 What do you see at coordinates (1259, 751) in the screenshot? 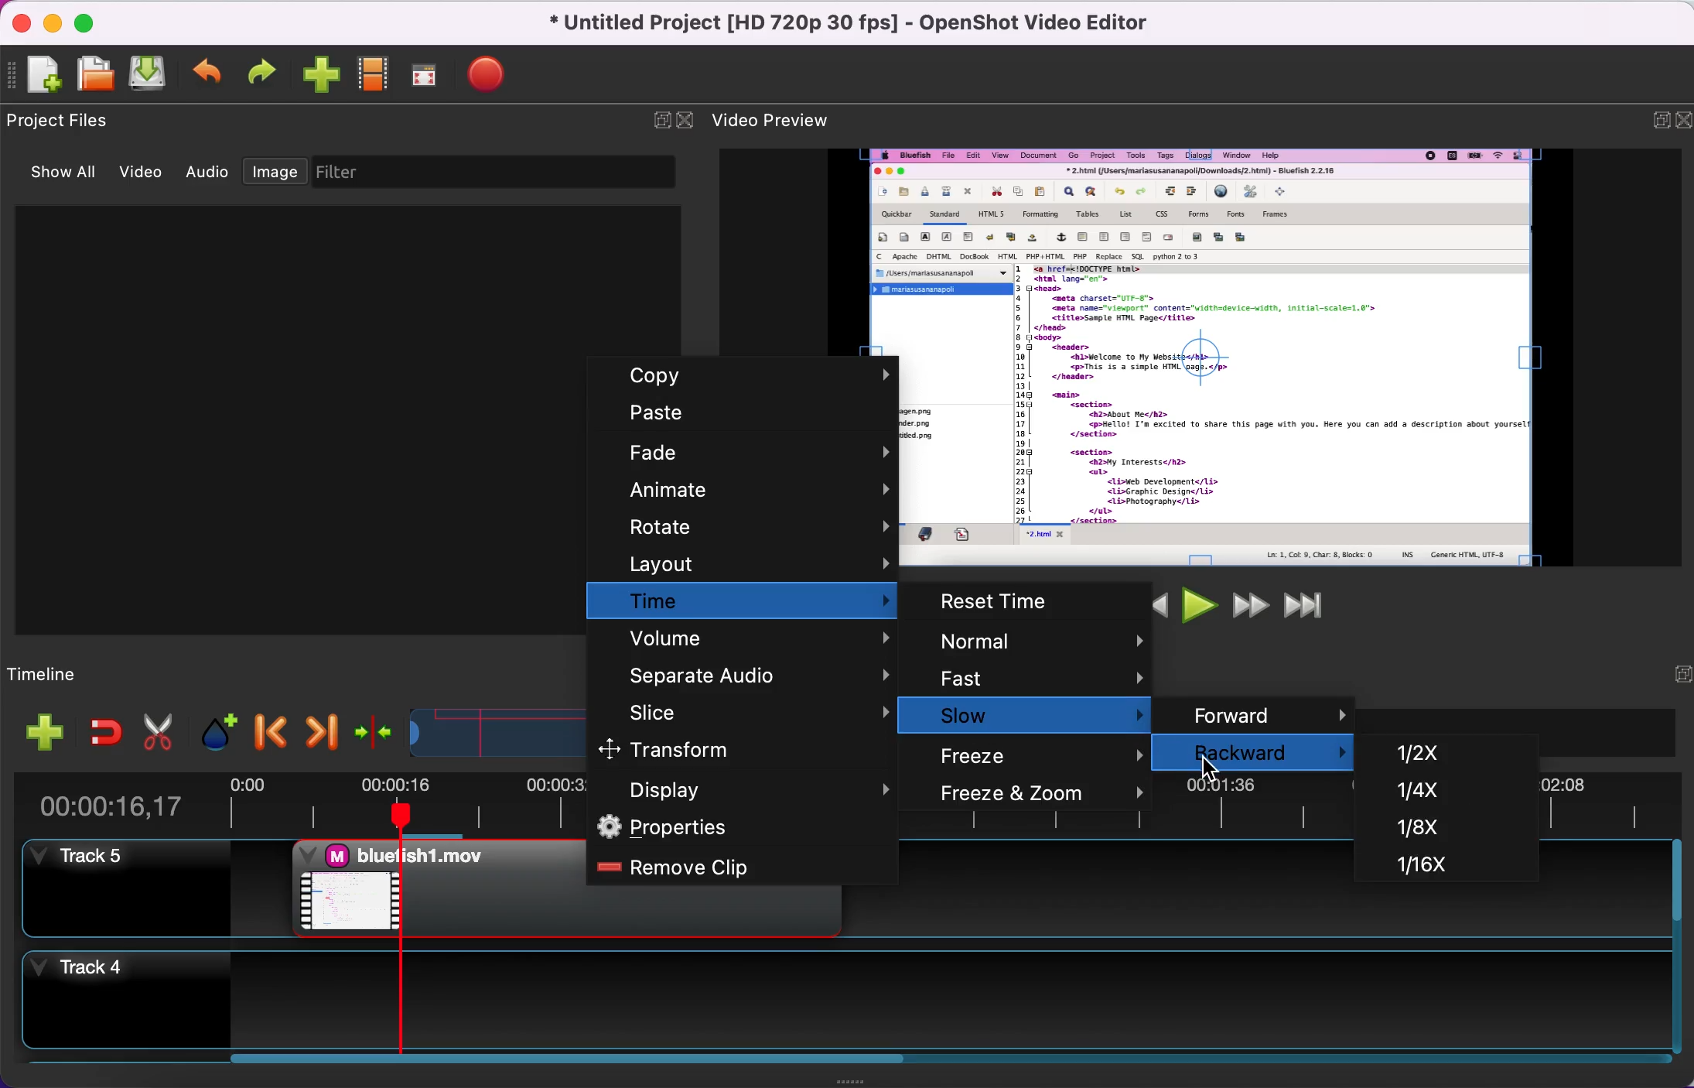
I see `backward` at bounding box center [1259, 751].